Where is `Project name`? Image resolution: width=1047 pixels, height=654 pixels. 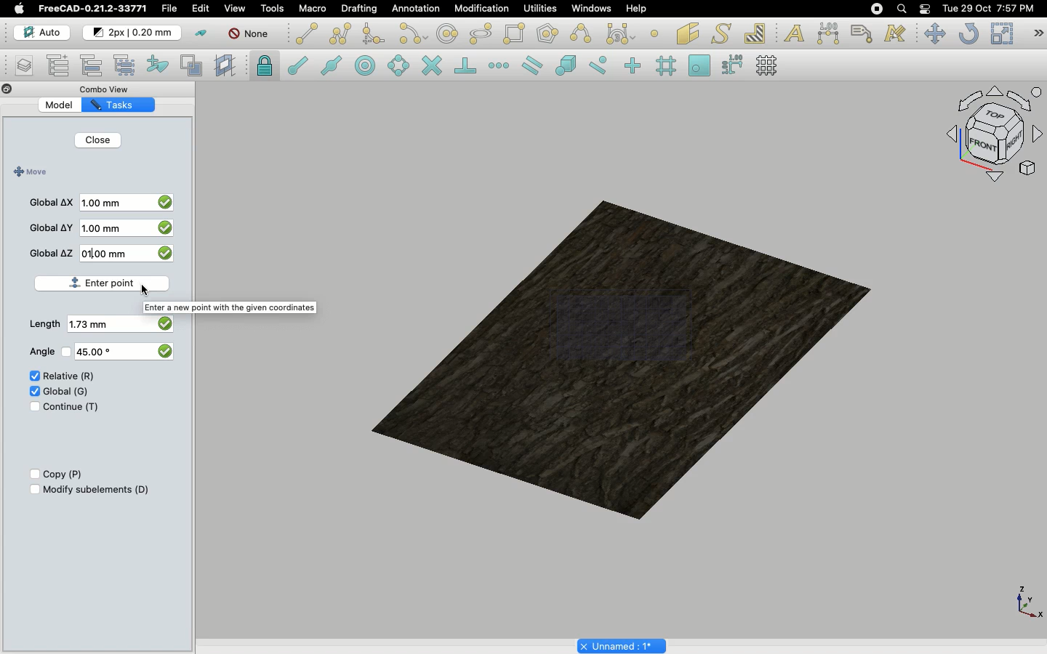 Project name is located at coordinates (623, 645).